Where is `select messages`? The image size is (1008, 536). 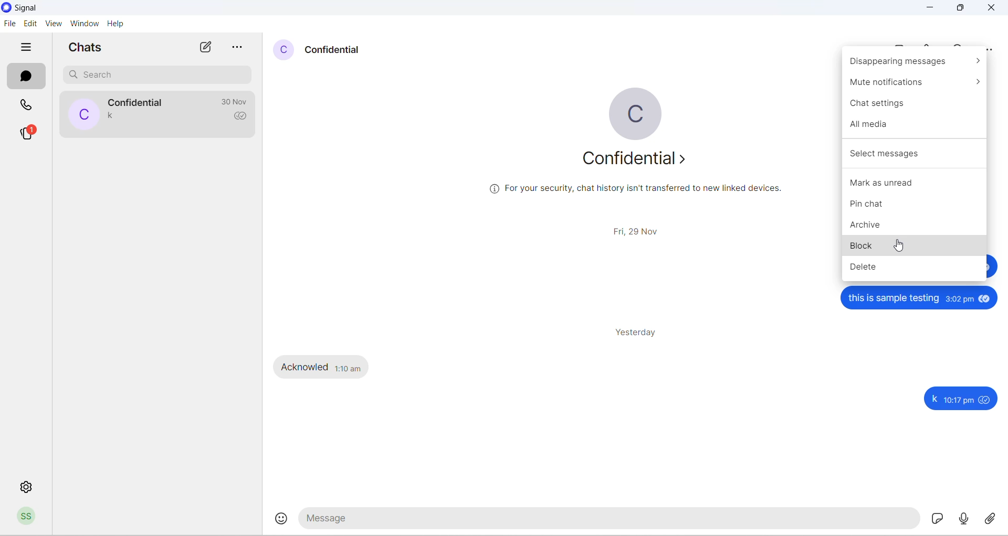 select messages is located at coordinates (915, 154).